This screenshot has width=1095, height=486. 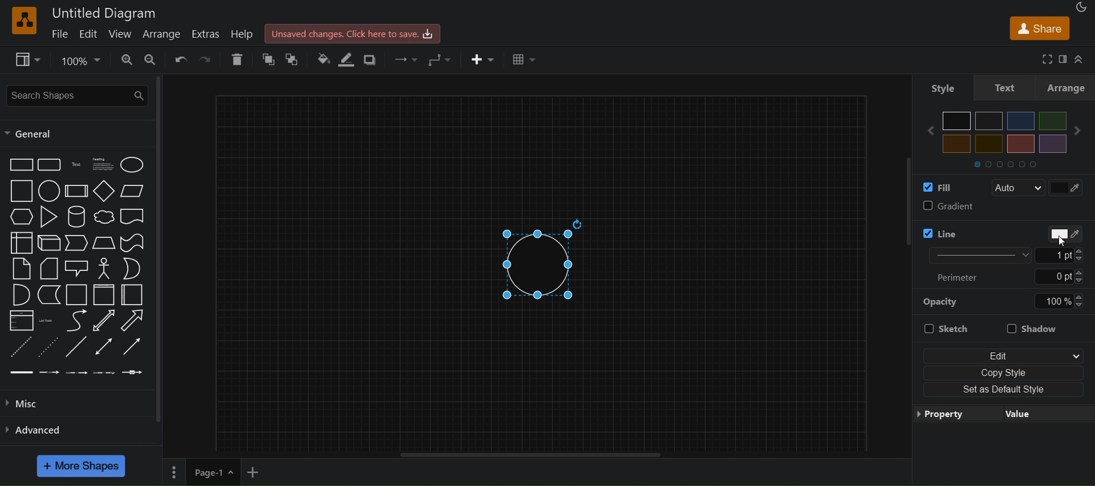 What do you see at coordinates (76, 348) in the screenshot?
I see `line` at bounding box center [76, 348].